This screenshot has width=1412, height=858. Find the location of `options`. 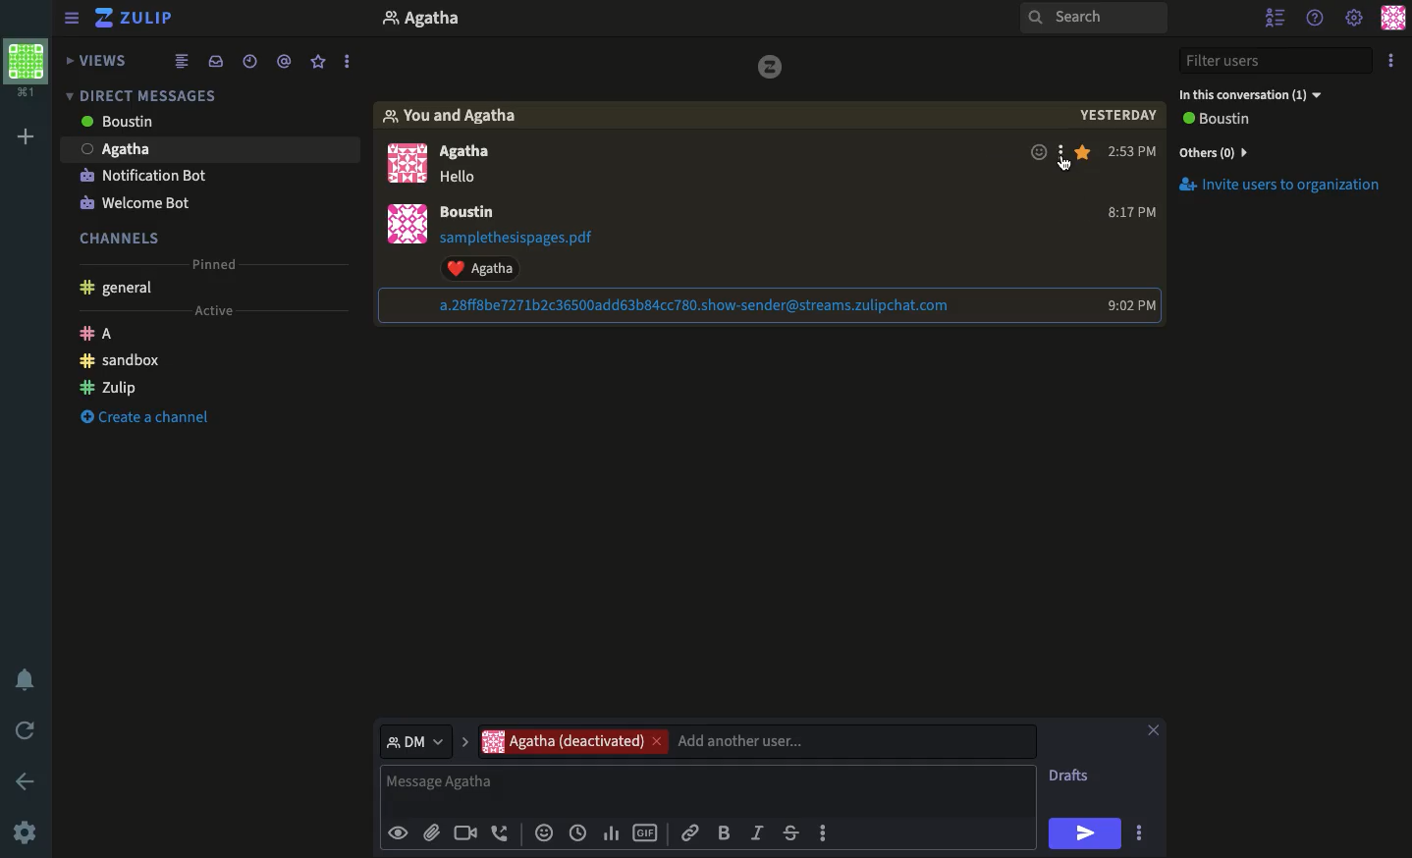

options is located at coordinates (349, 57).